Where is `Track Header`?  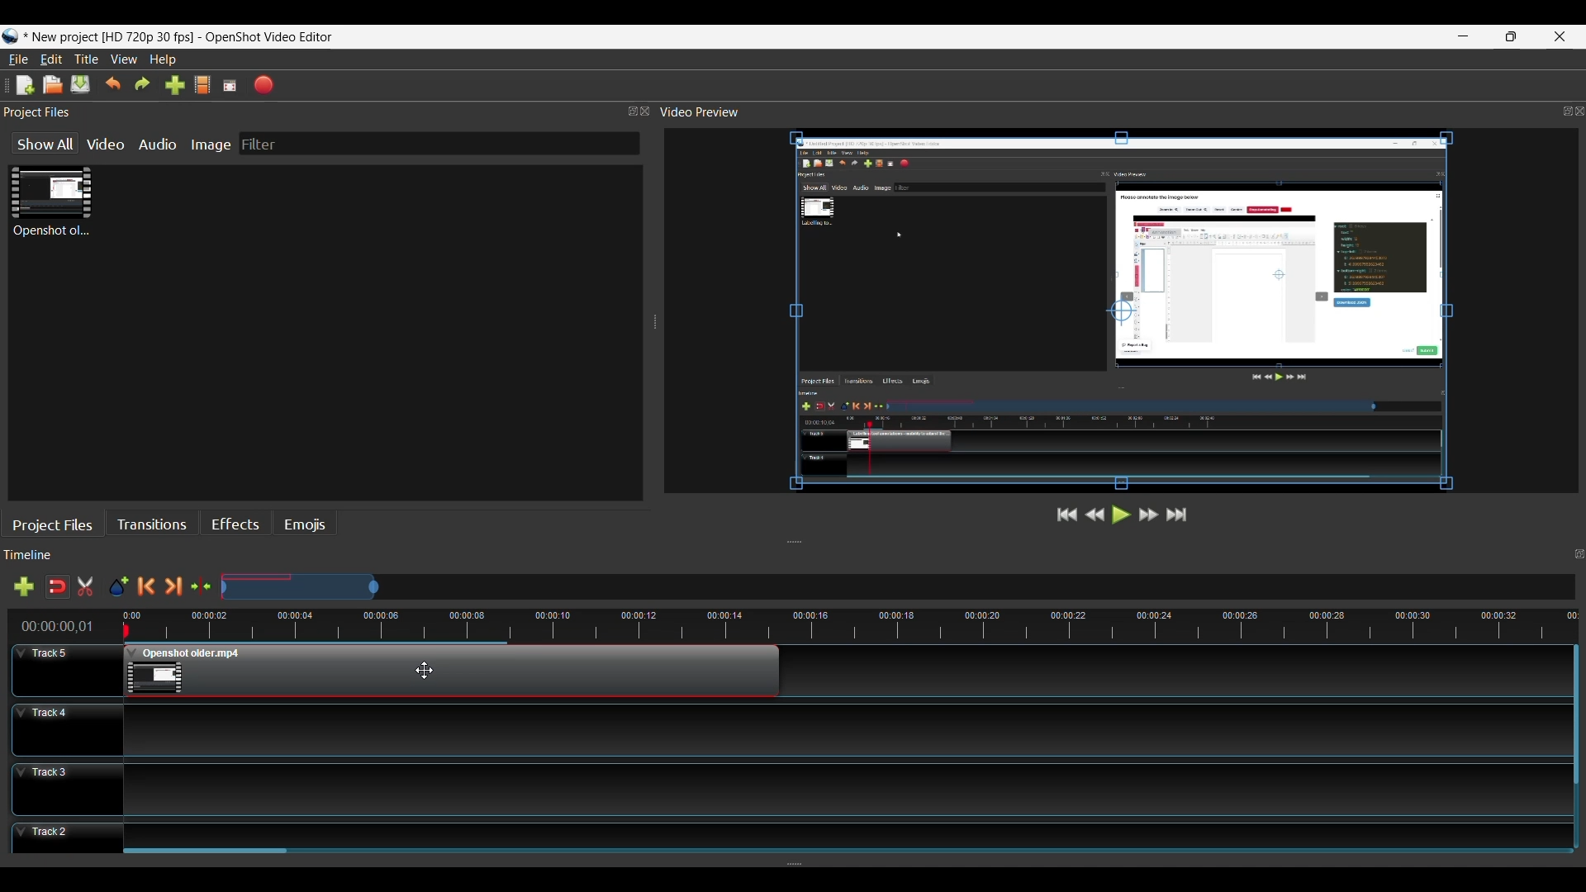 Track Header is located at coordinates (64, 730).